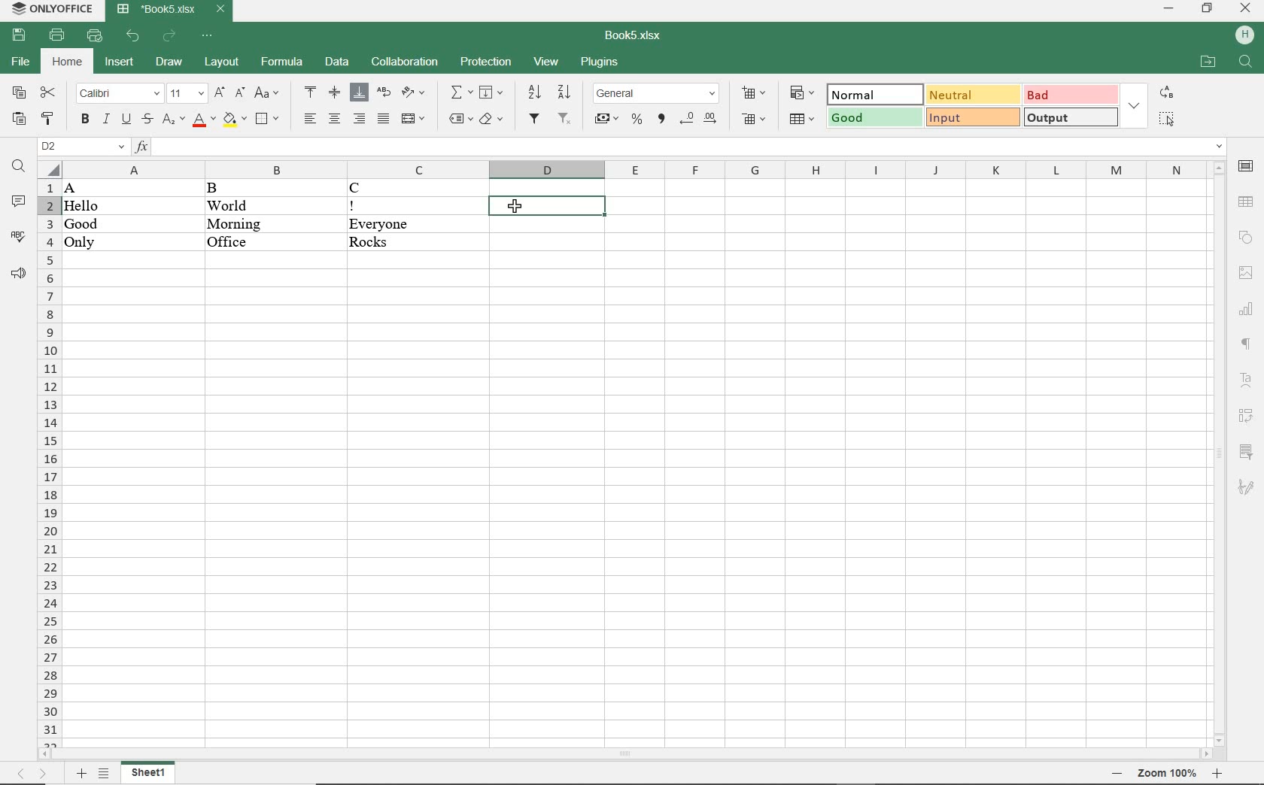  Describe the element at coordinates (311, 92) in the screenshot. I see `ALIGN TOP` at that location.